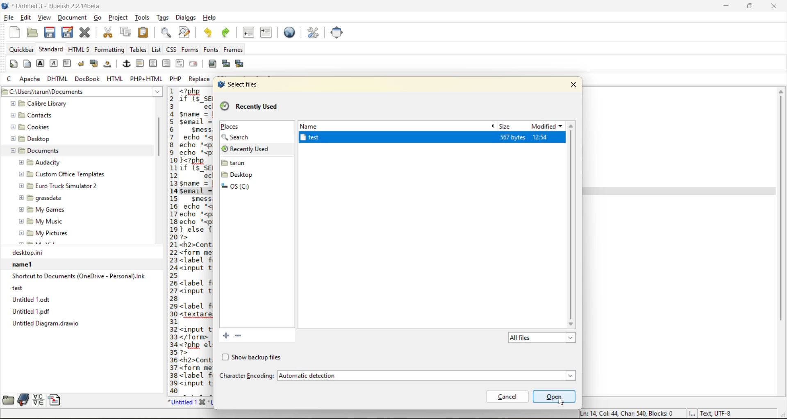 The height and width of the screenshot is (419, 787). I want to click on bookmarks, so click(23, 400).